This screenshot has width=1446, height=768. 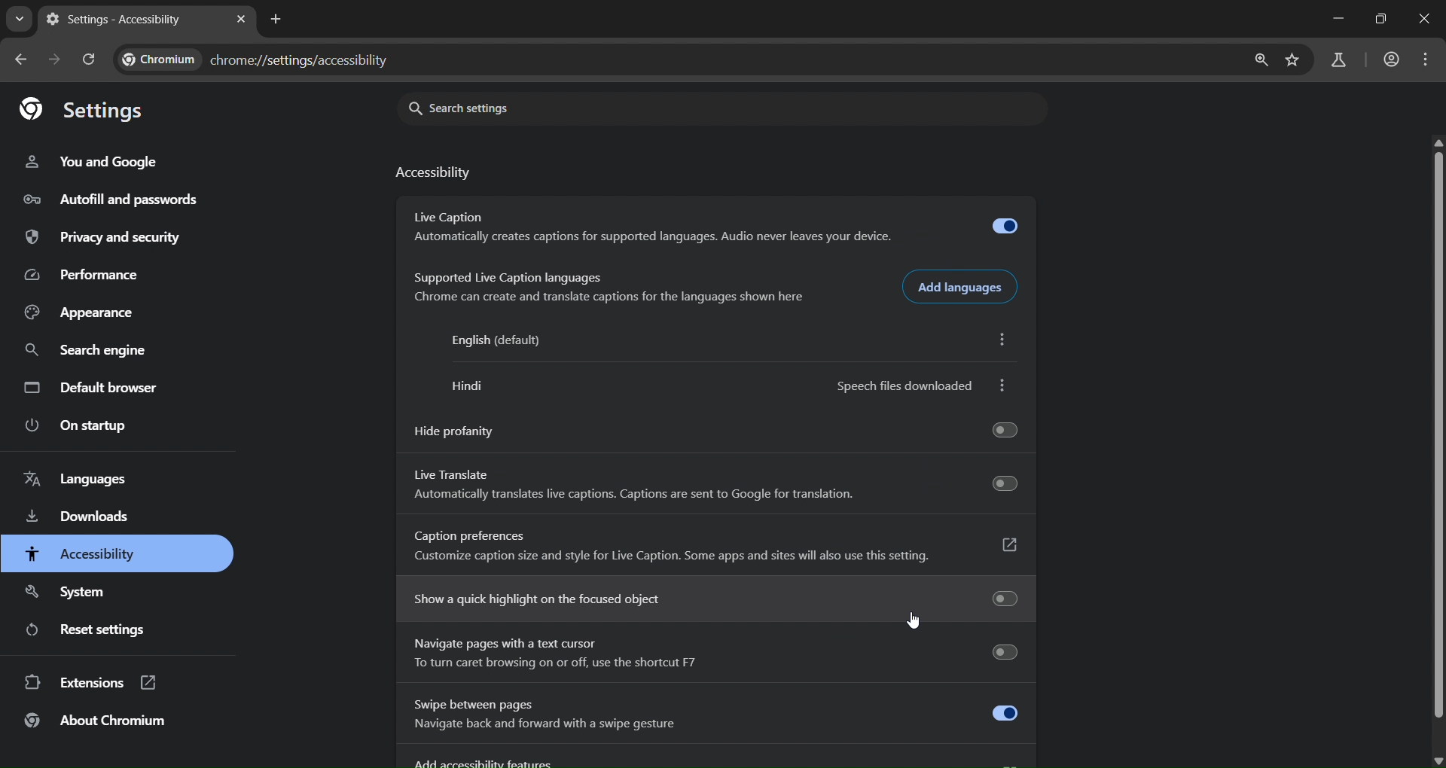 What do you see at coordinates (1437, 434) in the screenshot?
I see `scroll bar` at bounding box center [1437, 434].